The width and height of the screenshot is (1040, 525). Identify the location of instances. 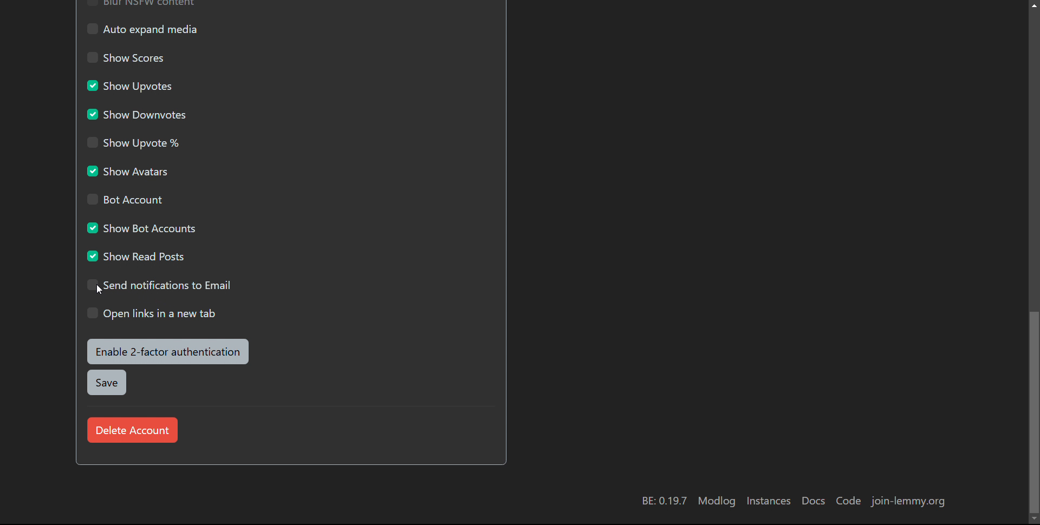
(767, 500).